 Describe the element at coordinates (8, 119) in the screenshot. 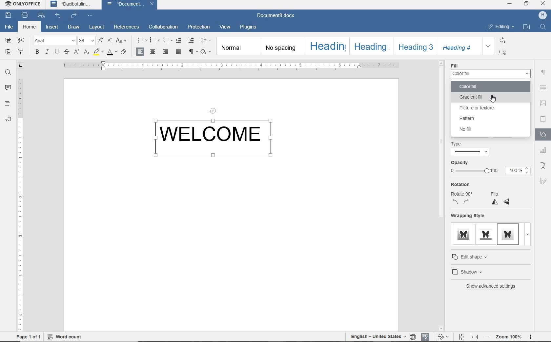

I see `FEEDBACK & SUPPORT` at that location.